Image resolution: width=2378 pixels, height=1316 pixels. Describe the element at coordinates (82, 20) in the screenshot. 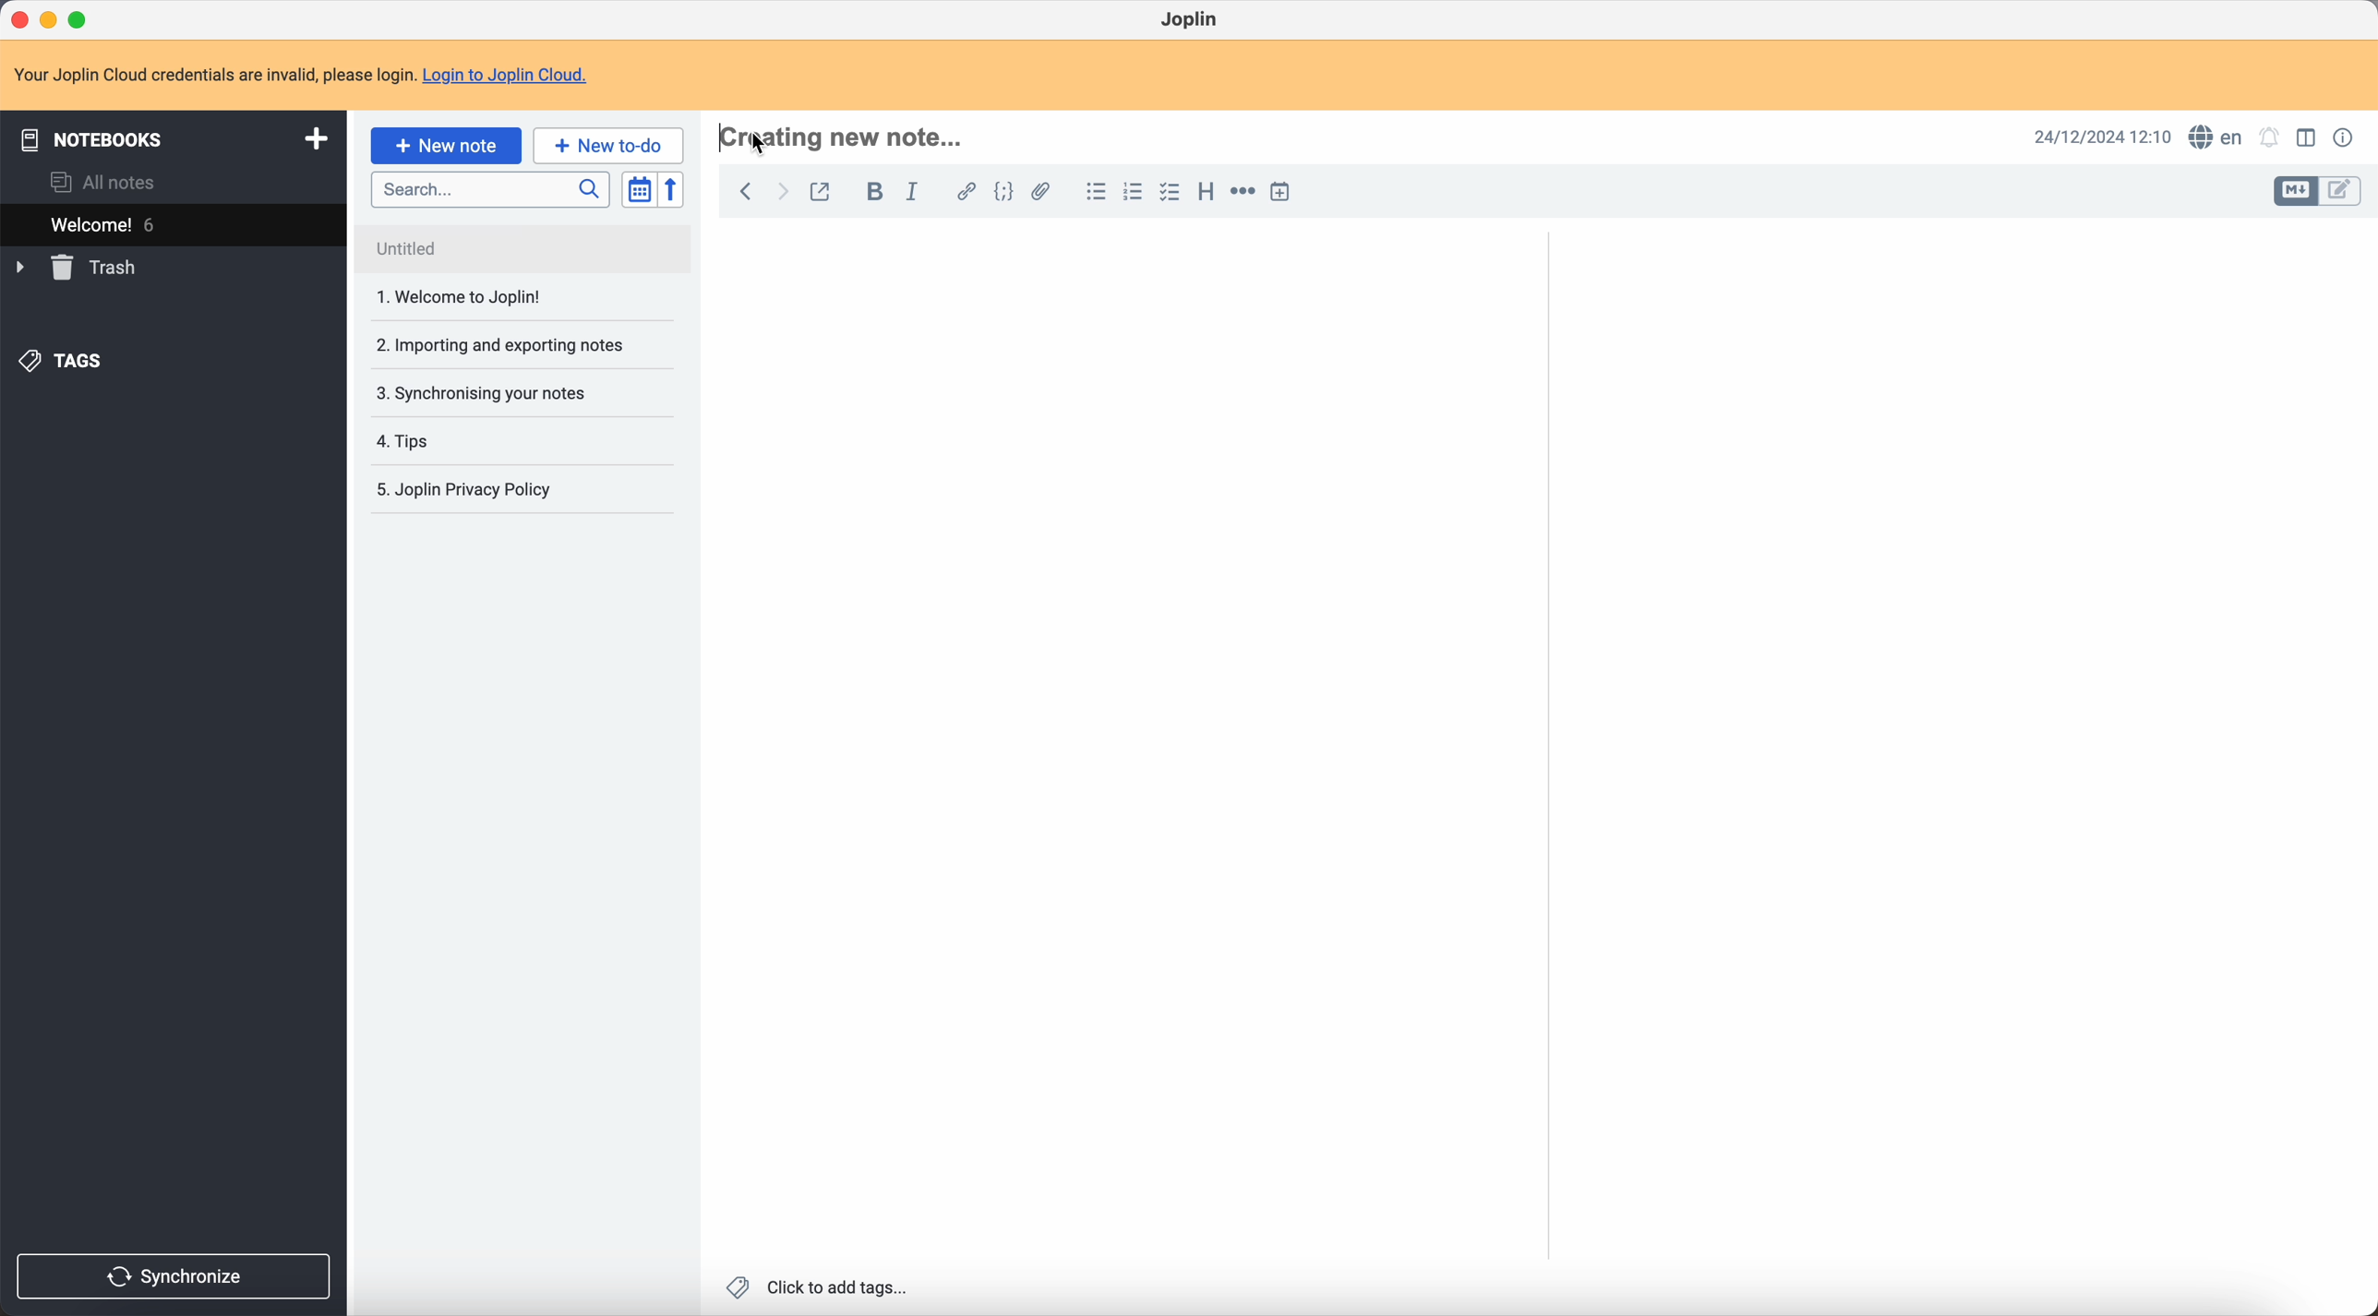

I see `maximize` at that location.